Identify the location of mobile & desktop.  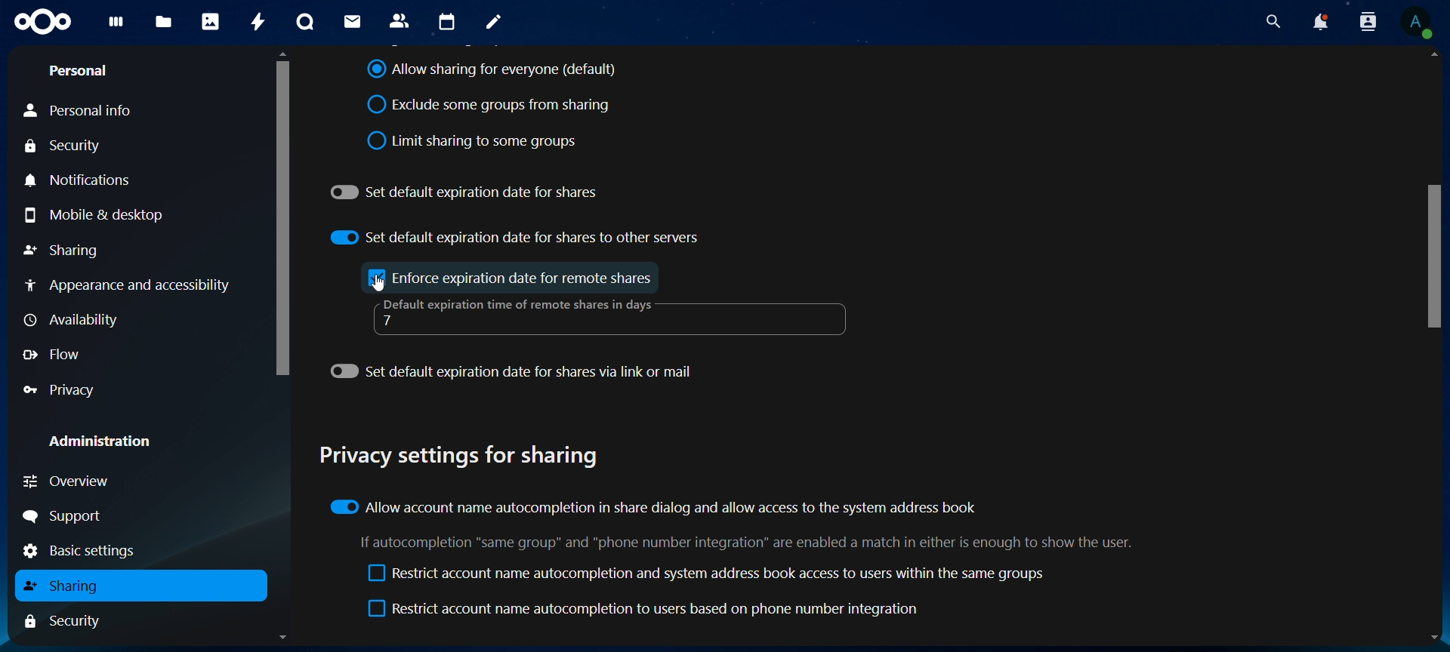
(107, 216).